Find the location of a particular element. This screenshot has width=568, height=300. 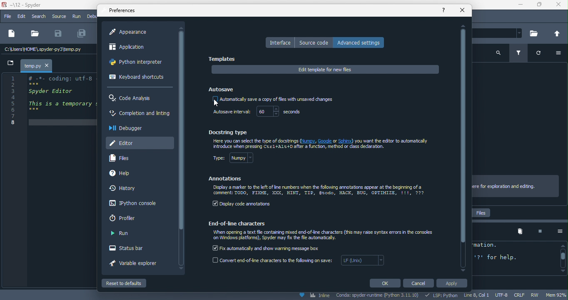

refresh is located at coordinates (542, 55).